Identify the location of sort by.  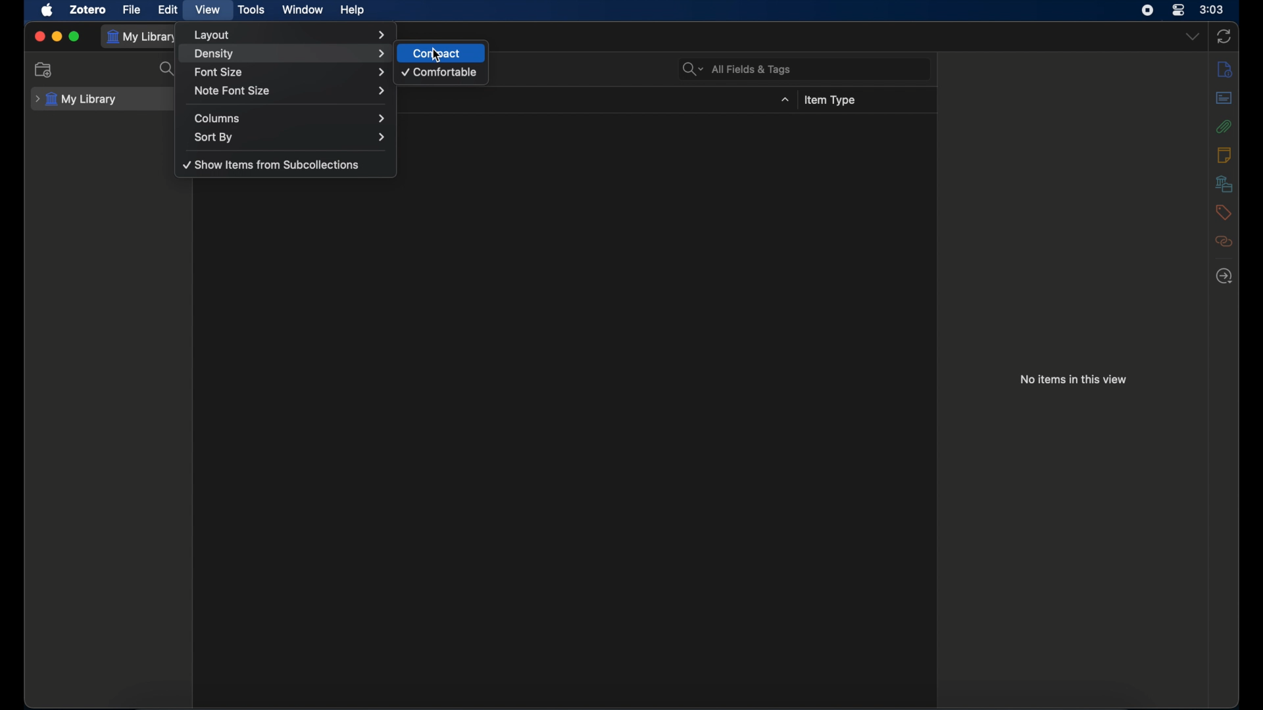
(291, 137).